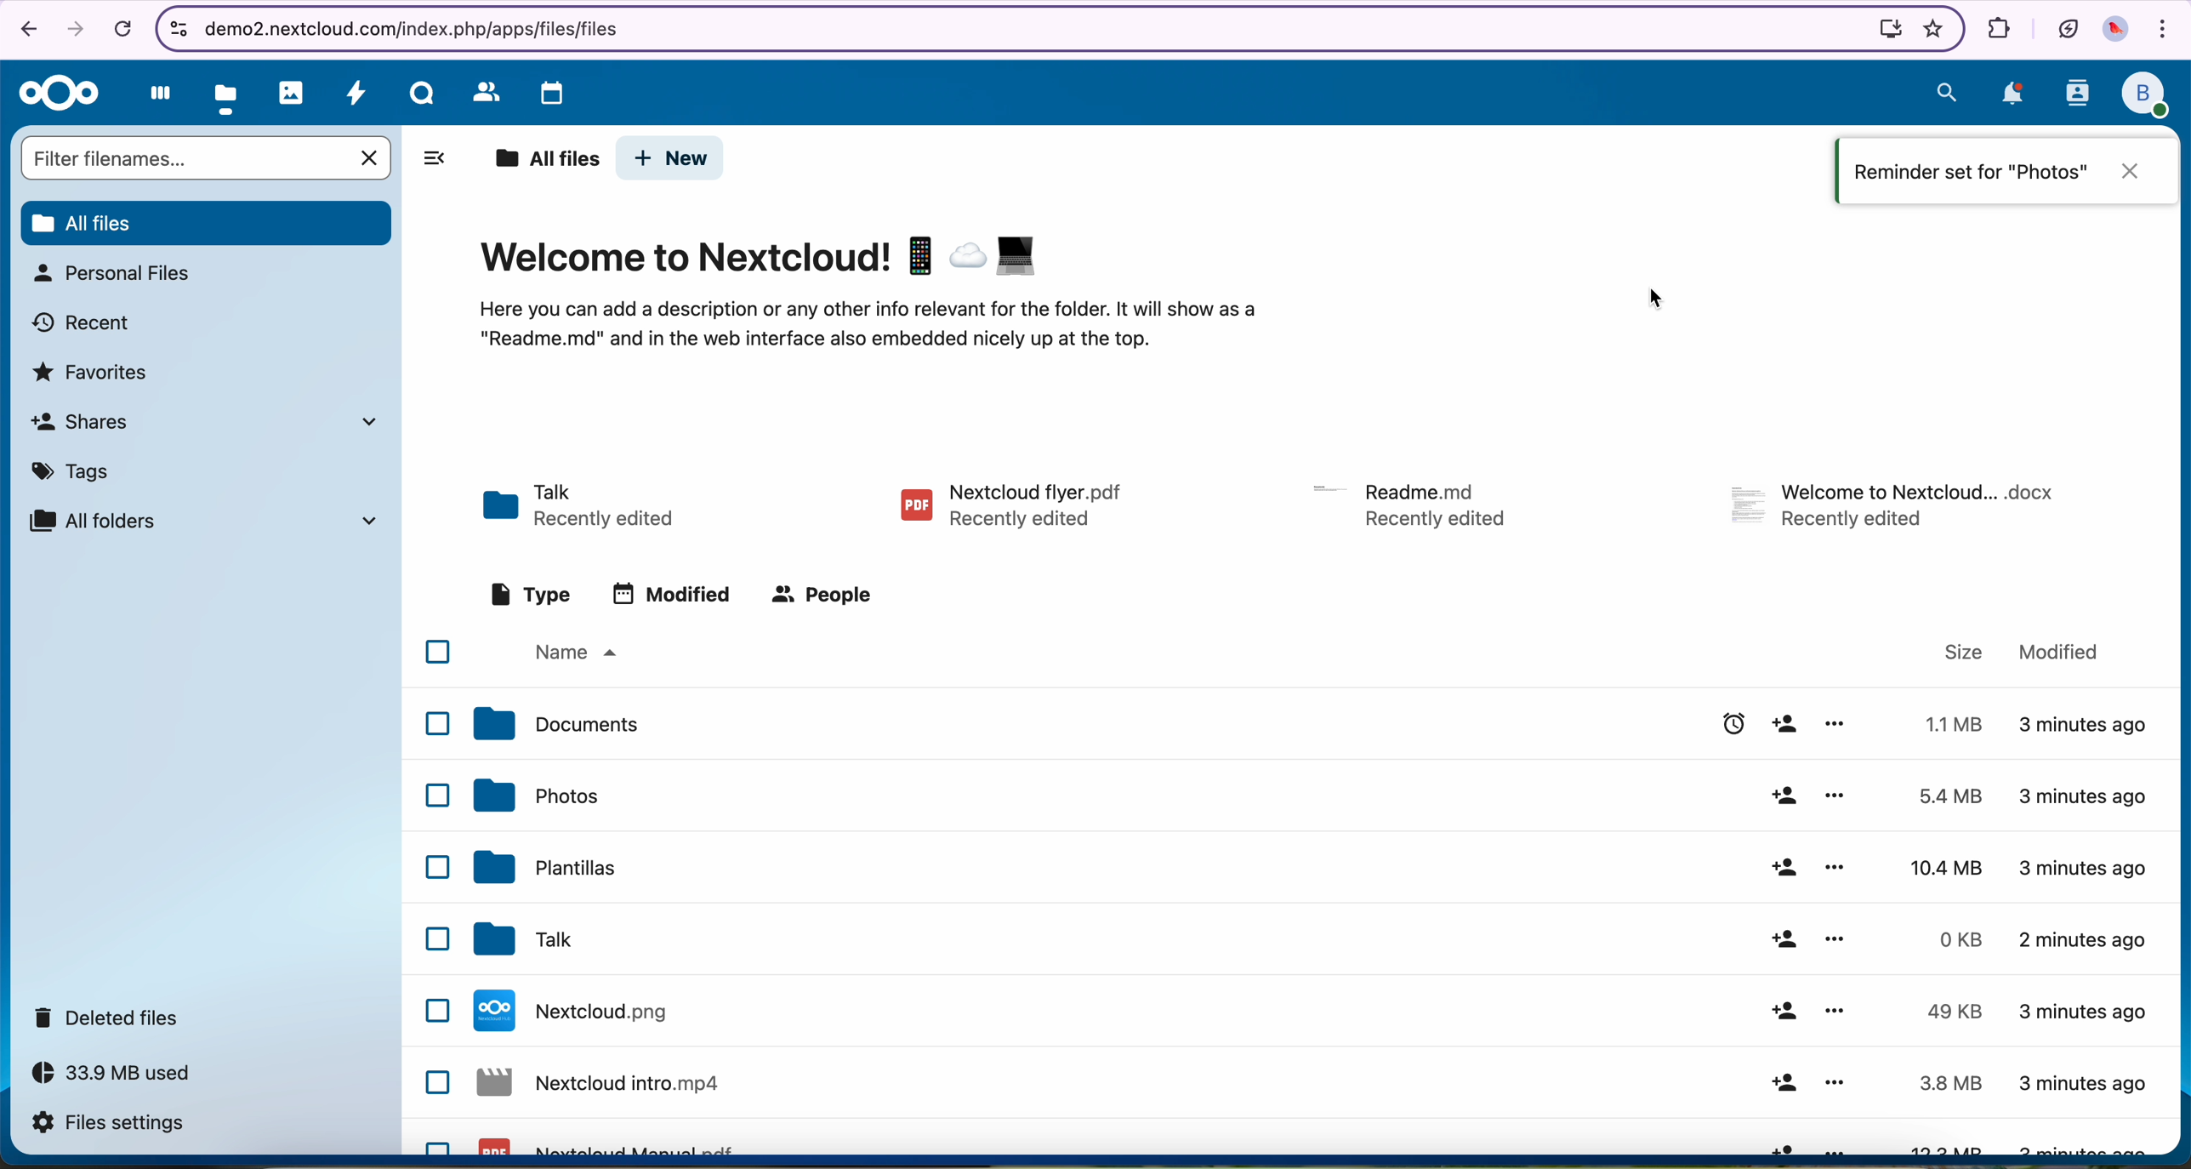 The image size is (2191, 1169). What do you see at coordinates (56, 94) in the screenshot?
I see `Nextcloud logo` at bounding box center [56, 94].